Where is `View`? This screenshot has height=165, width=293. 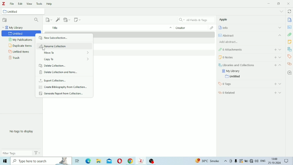
View is located at coordinates (29, 3).